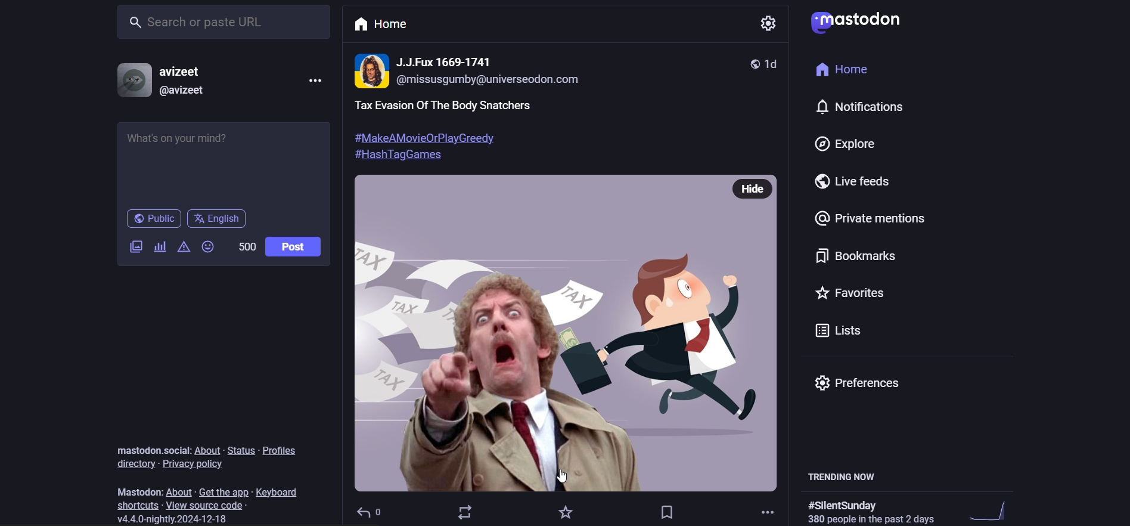 The width and height of the screenshot is (1130, 526). Describe the element at coordinates (668, 512) in the screenshot. I see `bookmark` at that location.